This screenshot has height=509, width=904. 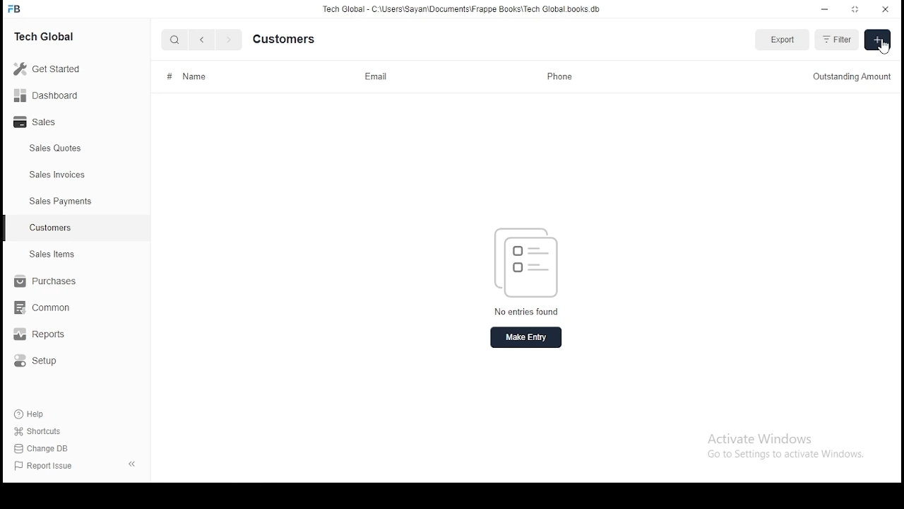 What do you see at coordinates (46, 467) in the screenshot?
I see `Report issue` at bounding box center [46, 467].